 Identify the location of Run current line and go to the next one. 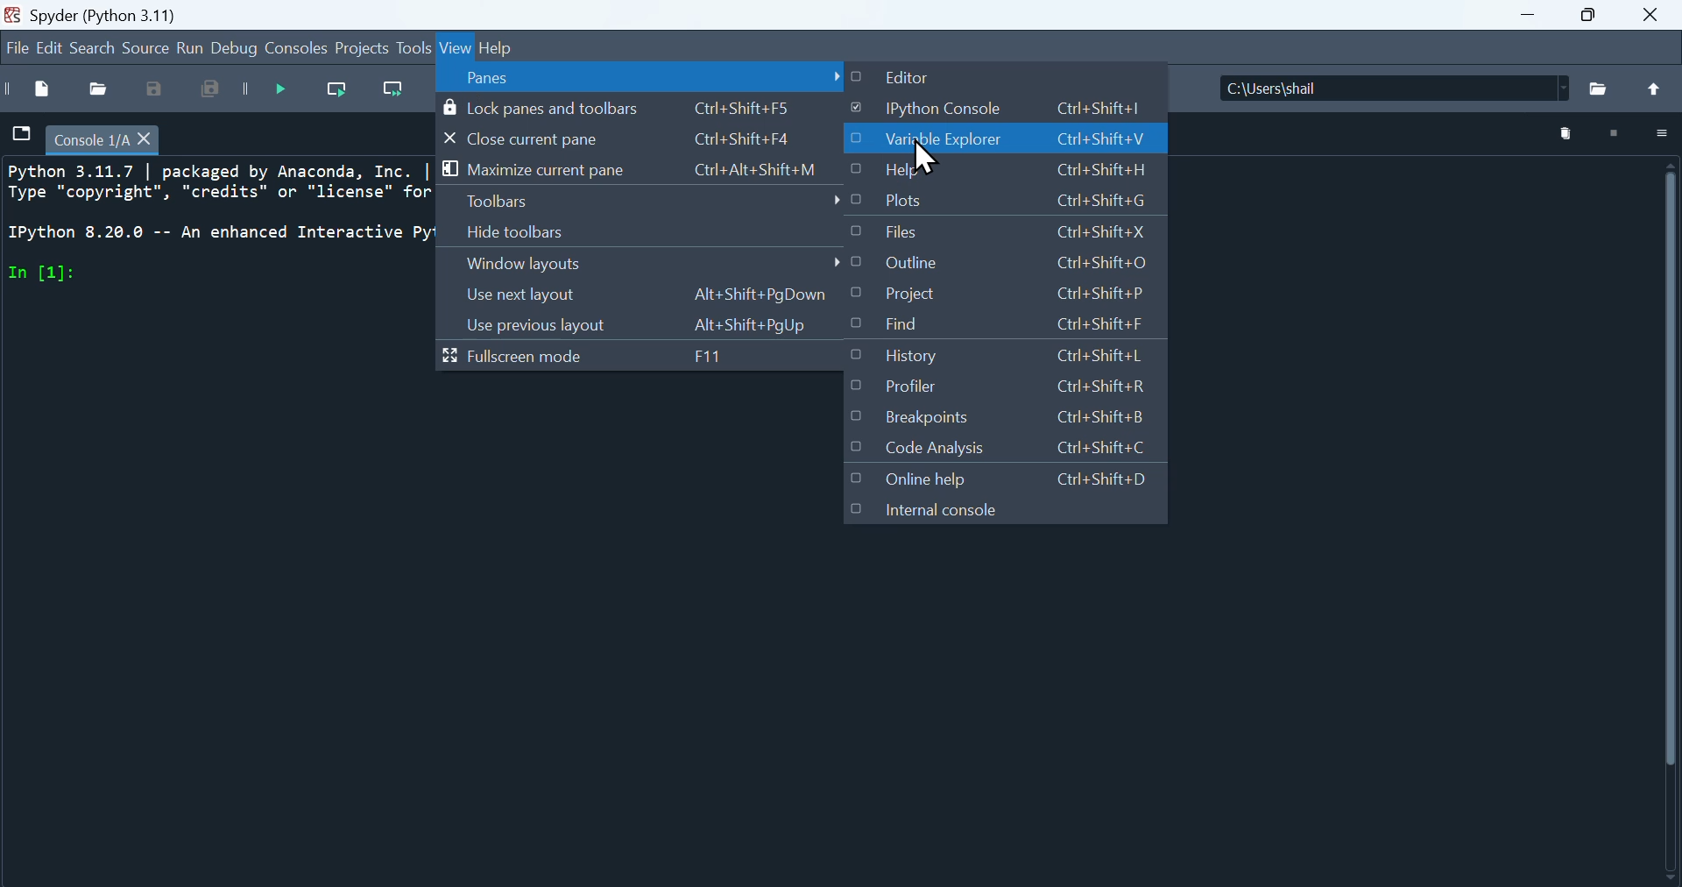
(399, 94).